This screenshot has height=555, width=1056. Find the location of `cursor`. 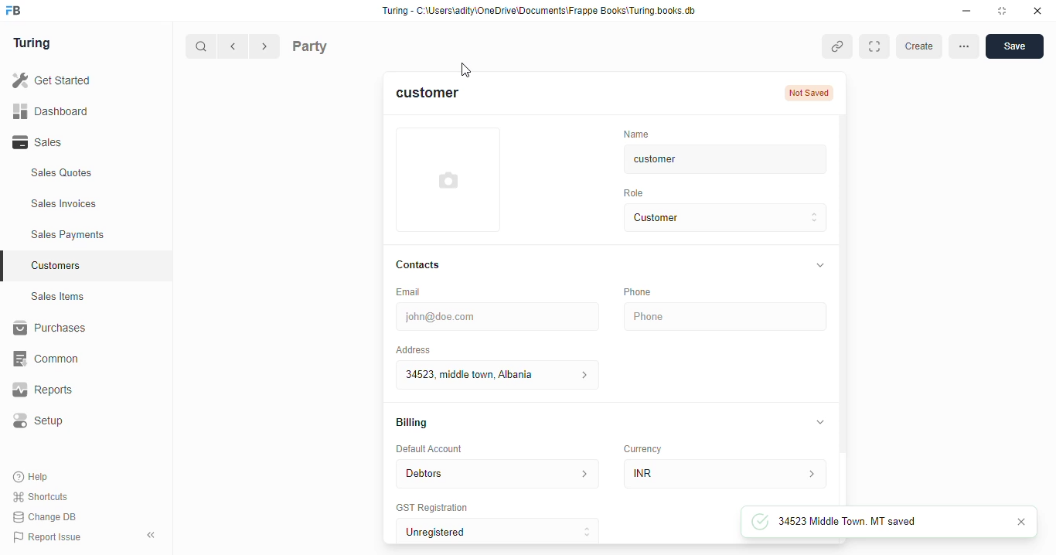

cursor is located at coordinates (468, 70).